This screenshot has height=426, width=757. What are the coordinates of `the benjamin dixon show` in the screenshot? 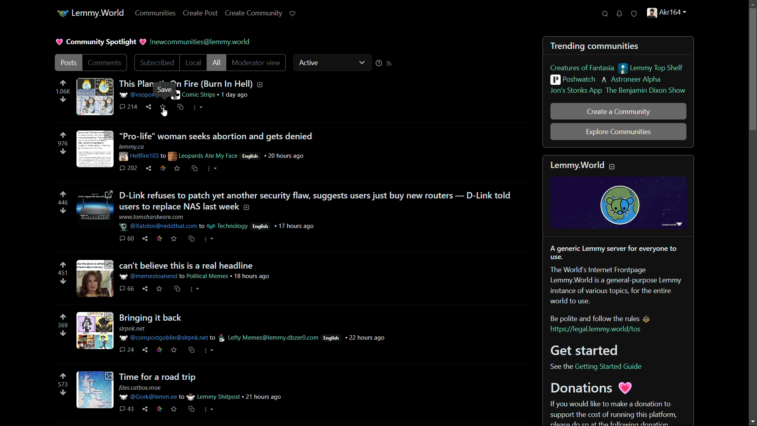 It's located at (647, 92).